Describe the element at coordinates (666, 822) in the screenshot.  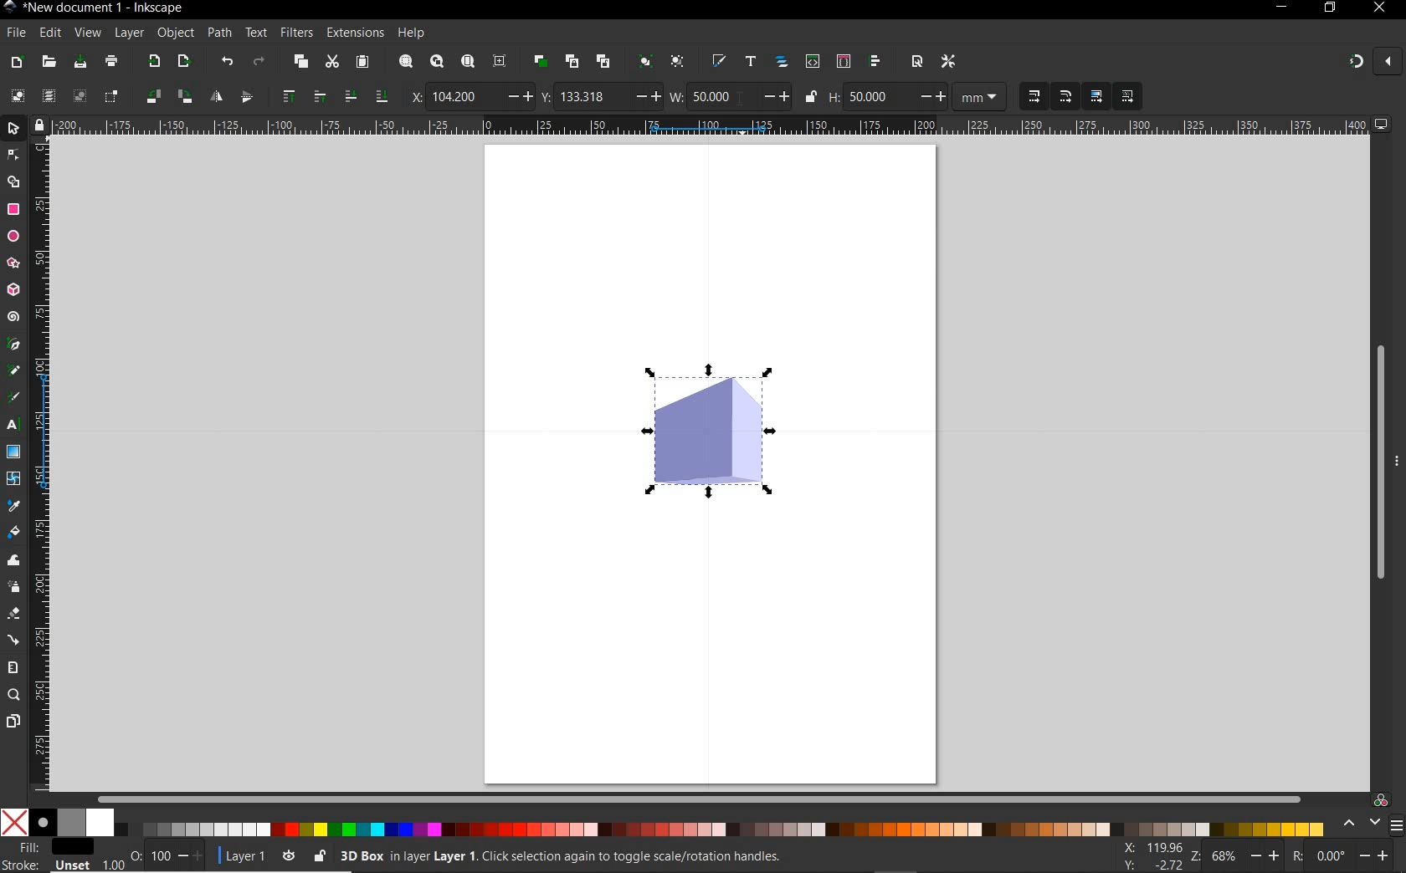
I see `color mode` at that location.